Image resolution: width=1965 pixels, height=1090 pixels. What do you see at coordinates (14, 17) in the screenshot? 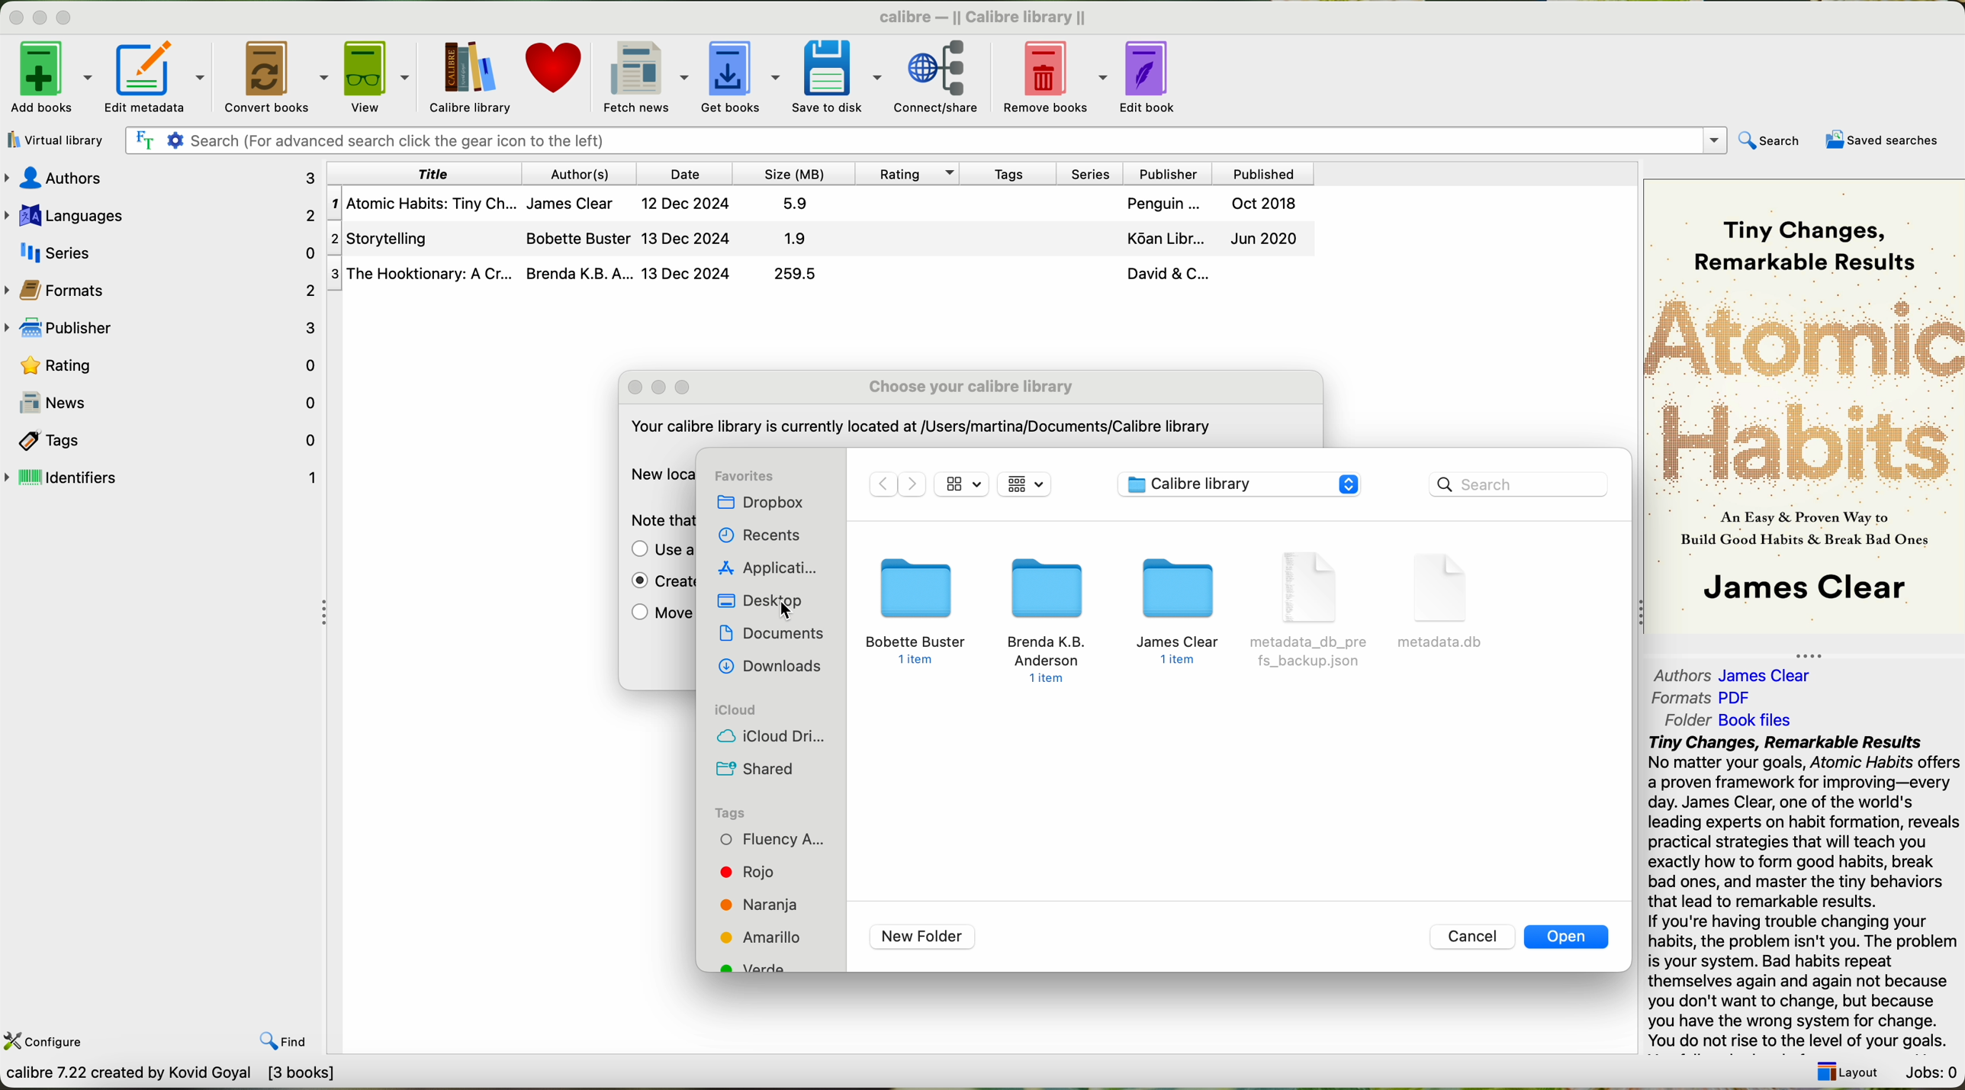
I see `close program` at bounding box center [14, 17].